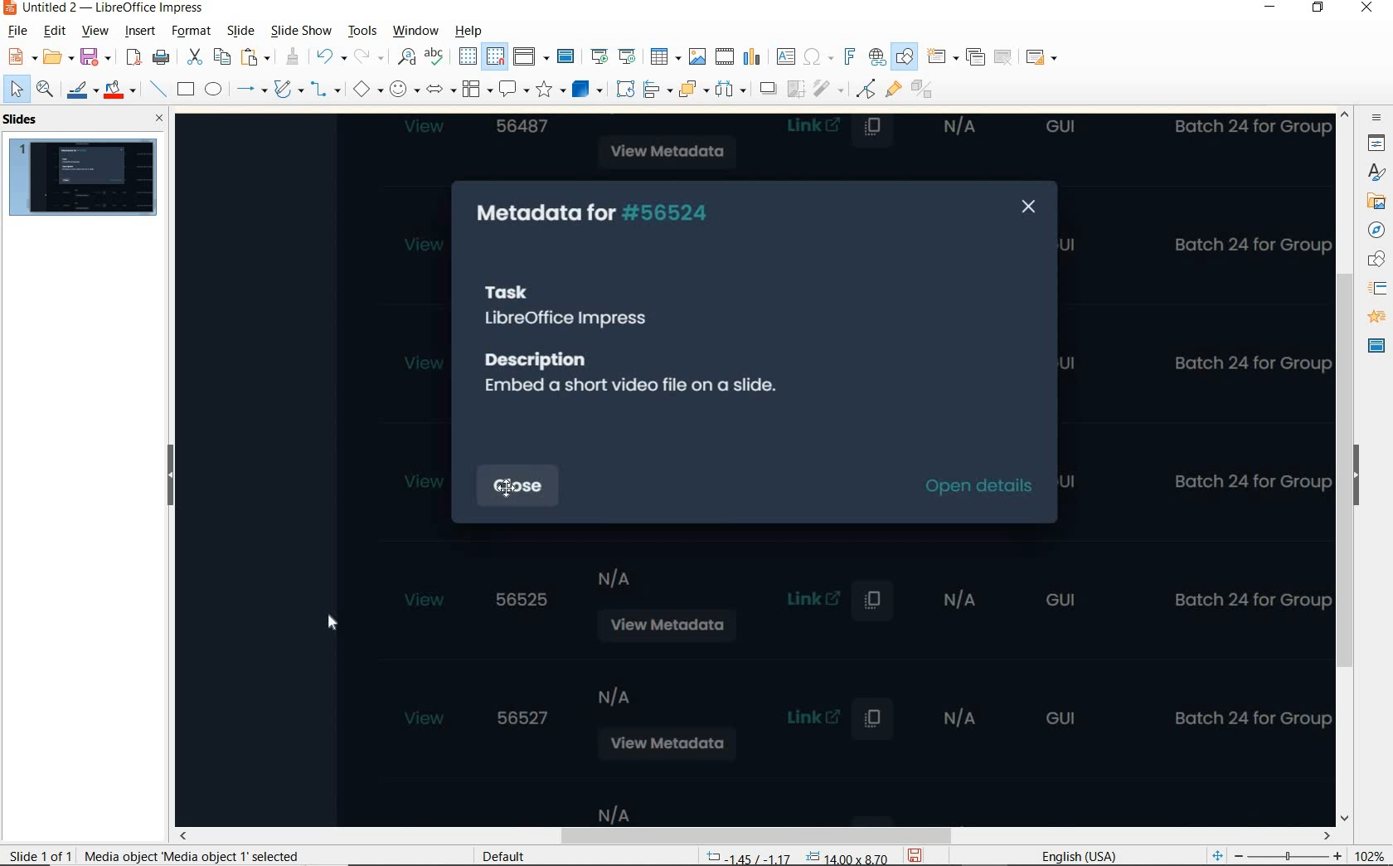  I want to click on INSERT LINE, so click(158, 90).